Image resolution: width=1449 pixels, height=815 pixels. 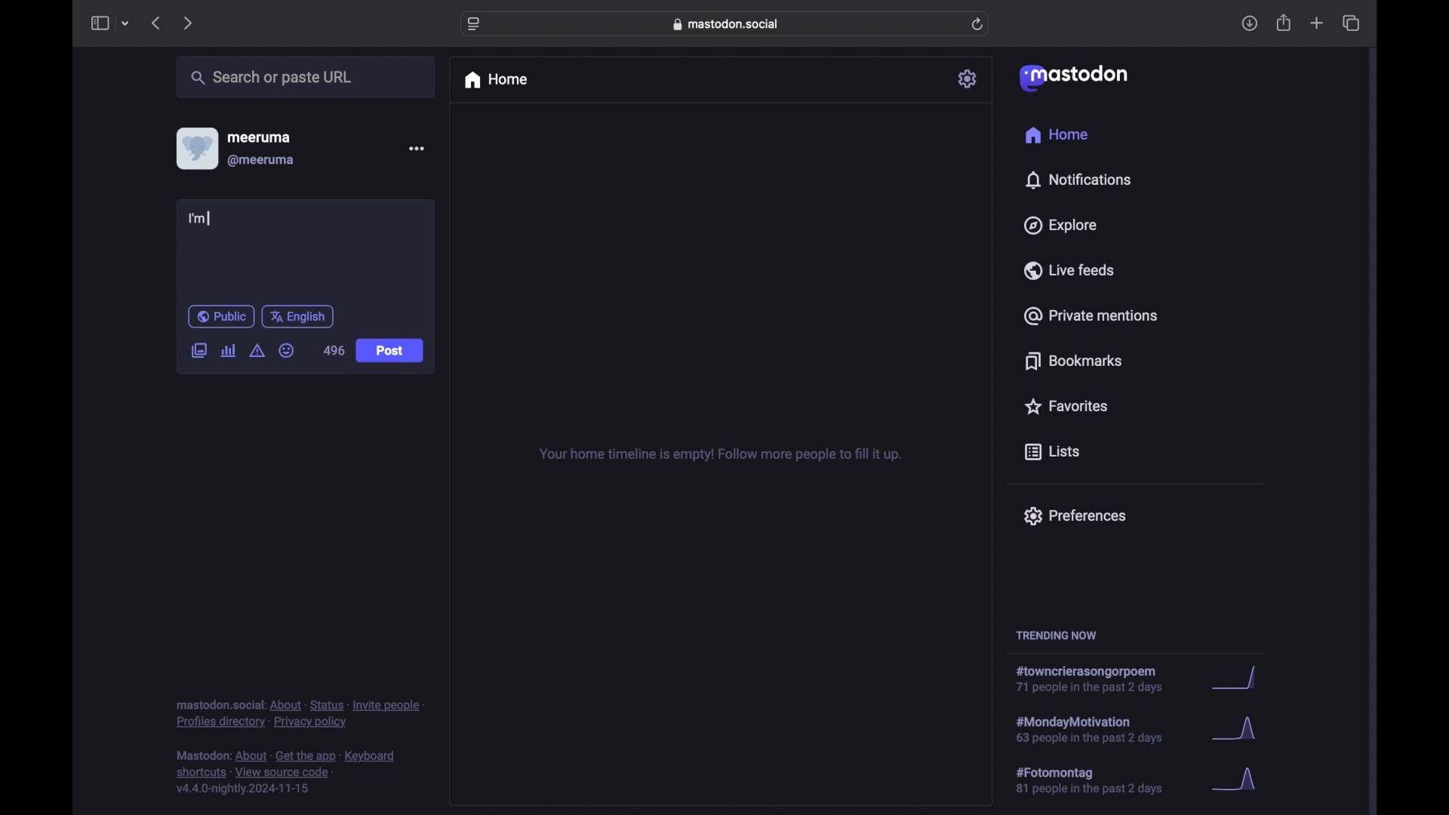 I want to click on english, so click(x=298, y=317).